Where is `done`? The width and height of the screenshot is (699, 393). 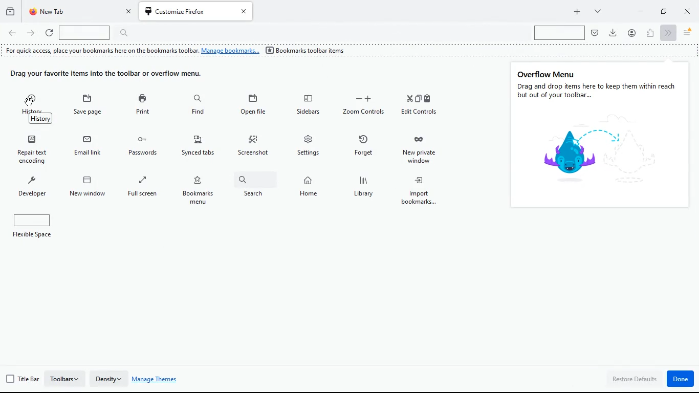 done is located at coordinates (681, 379).